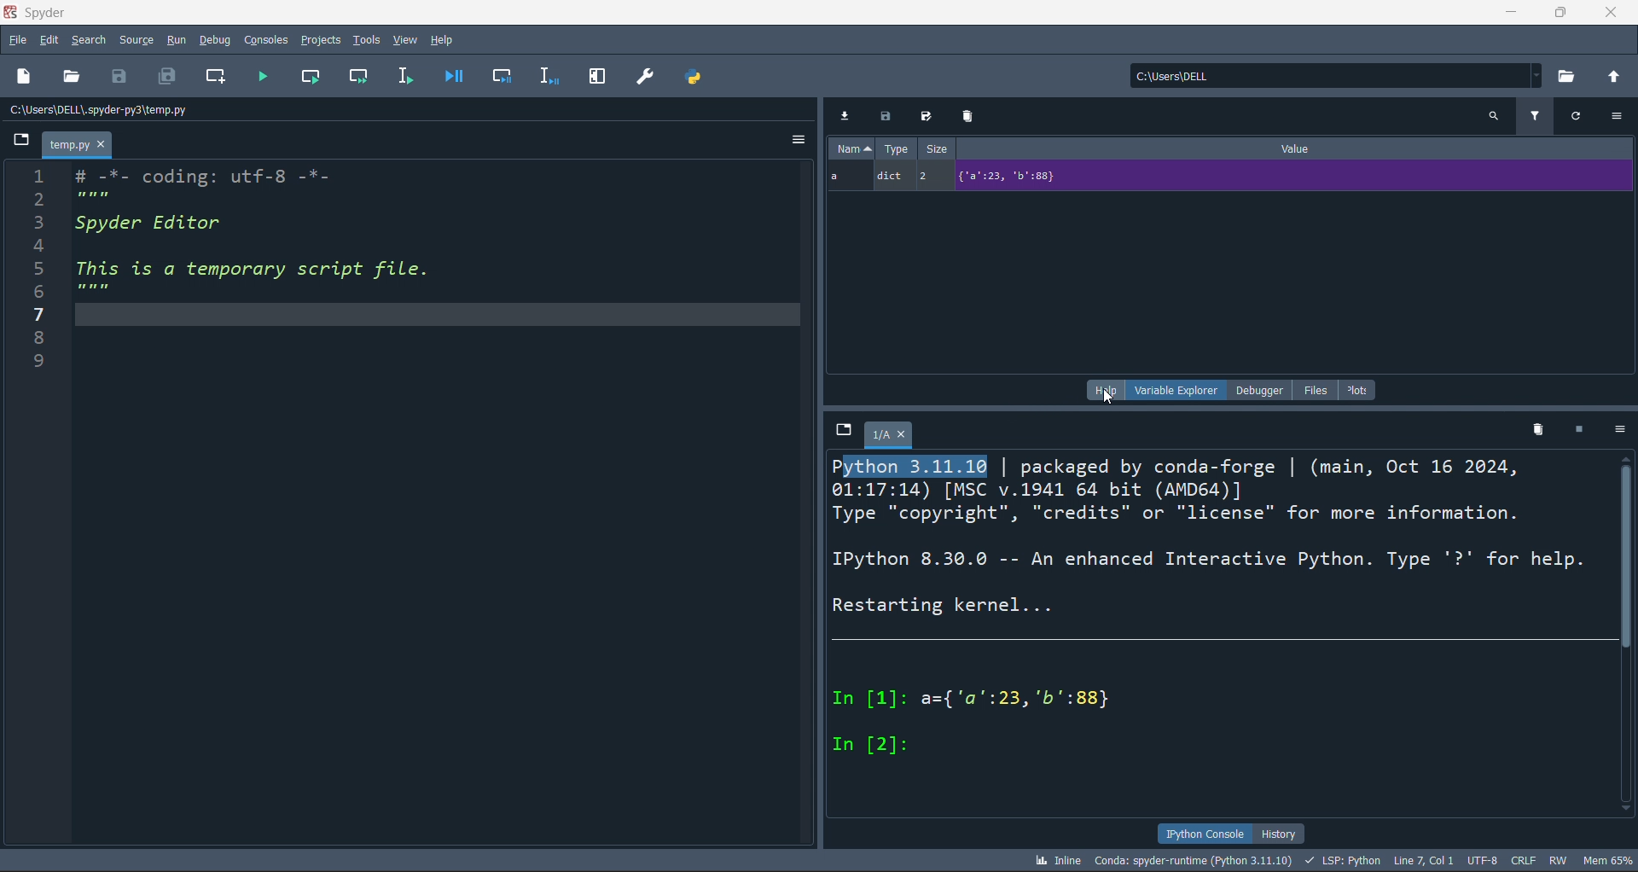 The image size is (1638, 872). Describe the element at coordinates (1495, 117) in the screenshot. I see `search` at that location.